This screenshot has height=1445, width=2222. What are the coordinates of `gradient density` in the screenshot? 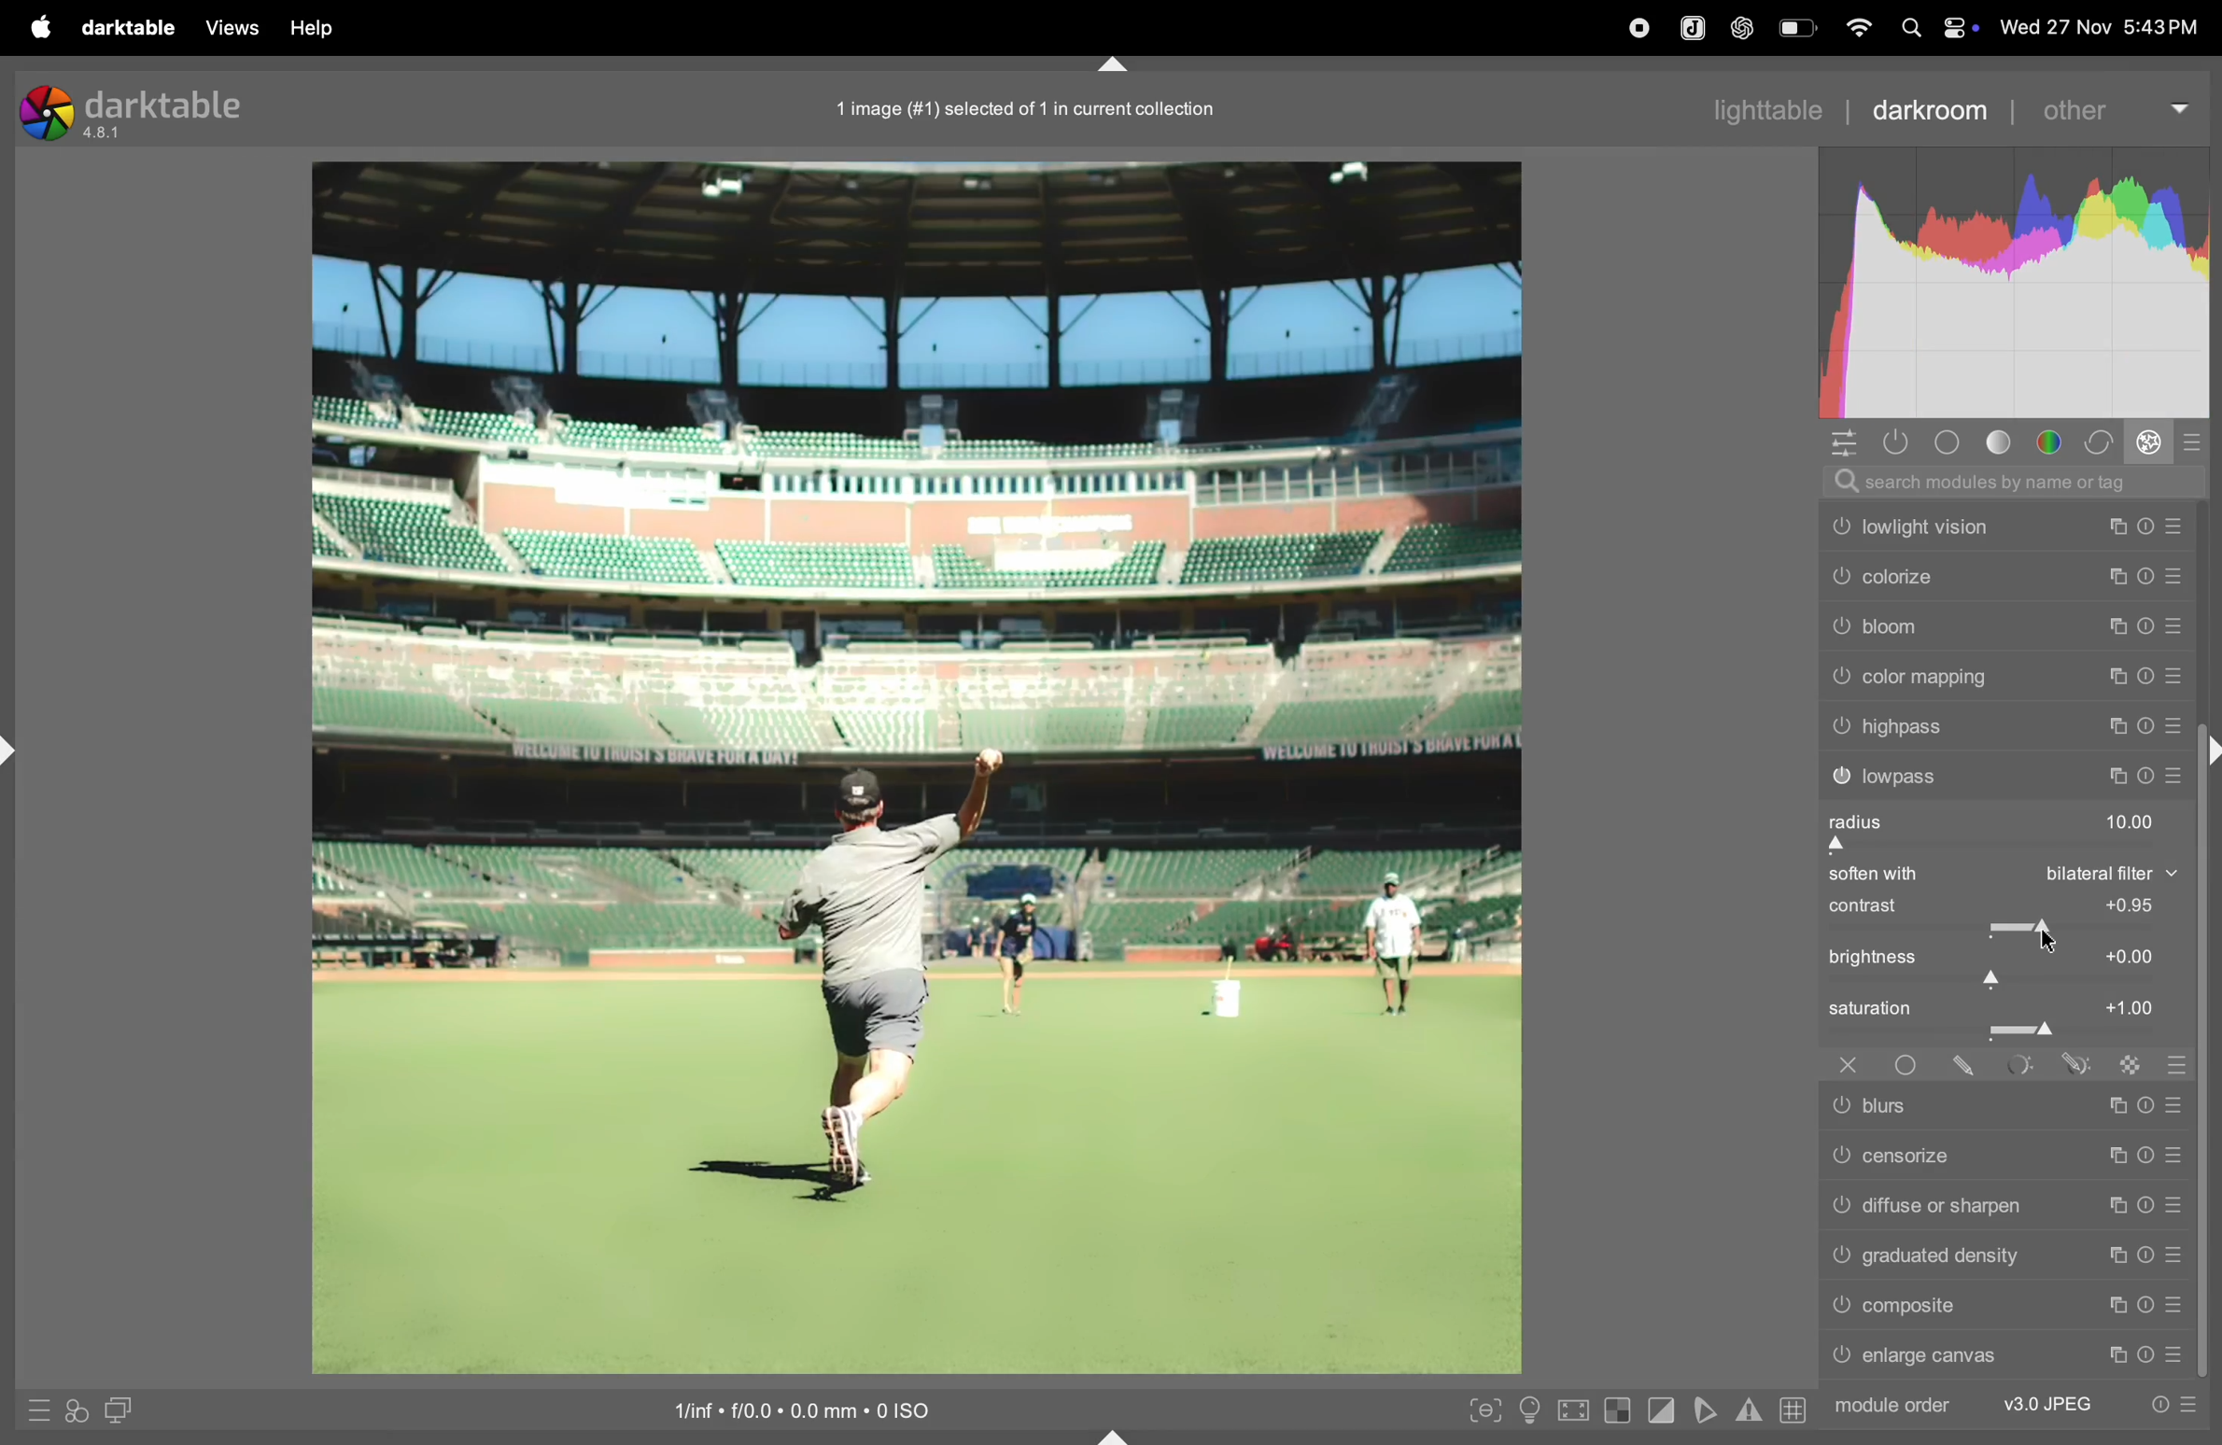 It's located at (2005, 1254).